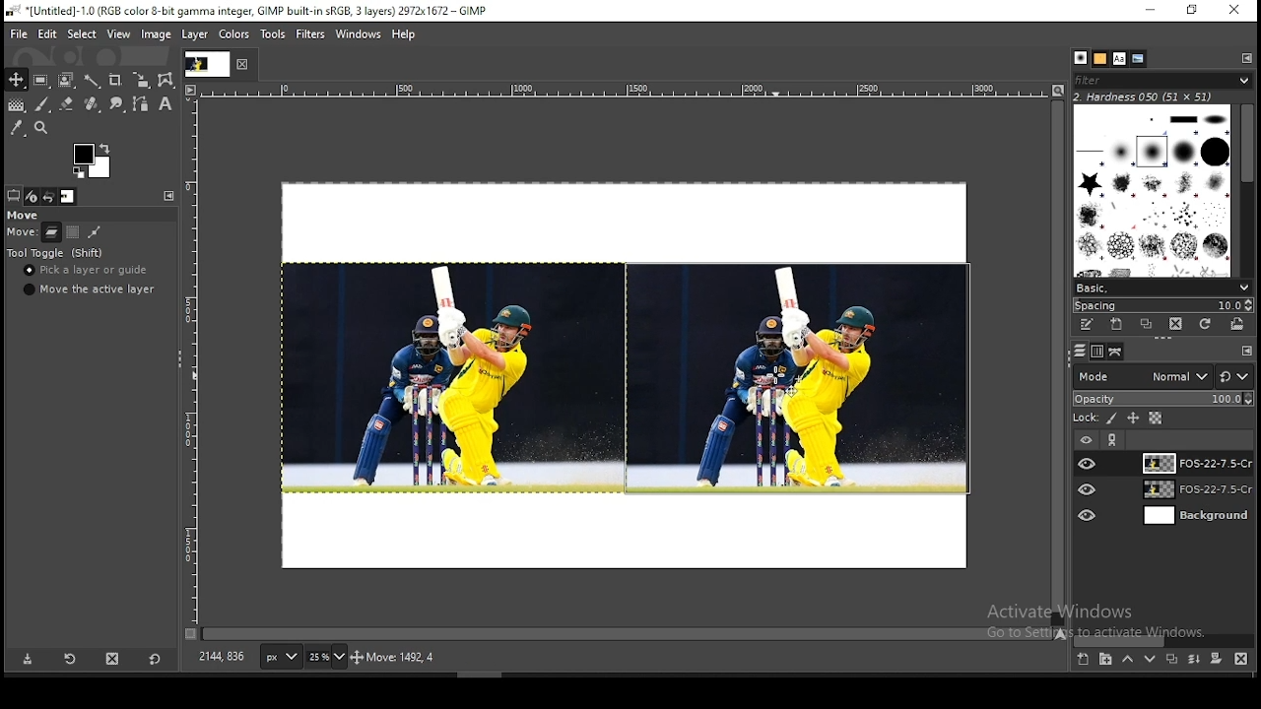 This screenshot has width=1261, height=709. What do you see at coordinates (67, 78) in the screenshot?
I see `foreground select tool` at bounding box center [67, 78].